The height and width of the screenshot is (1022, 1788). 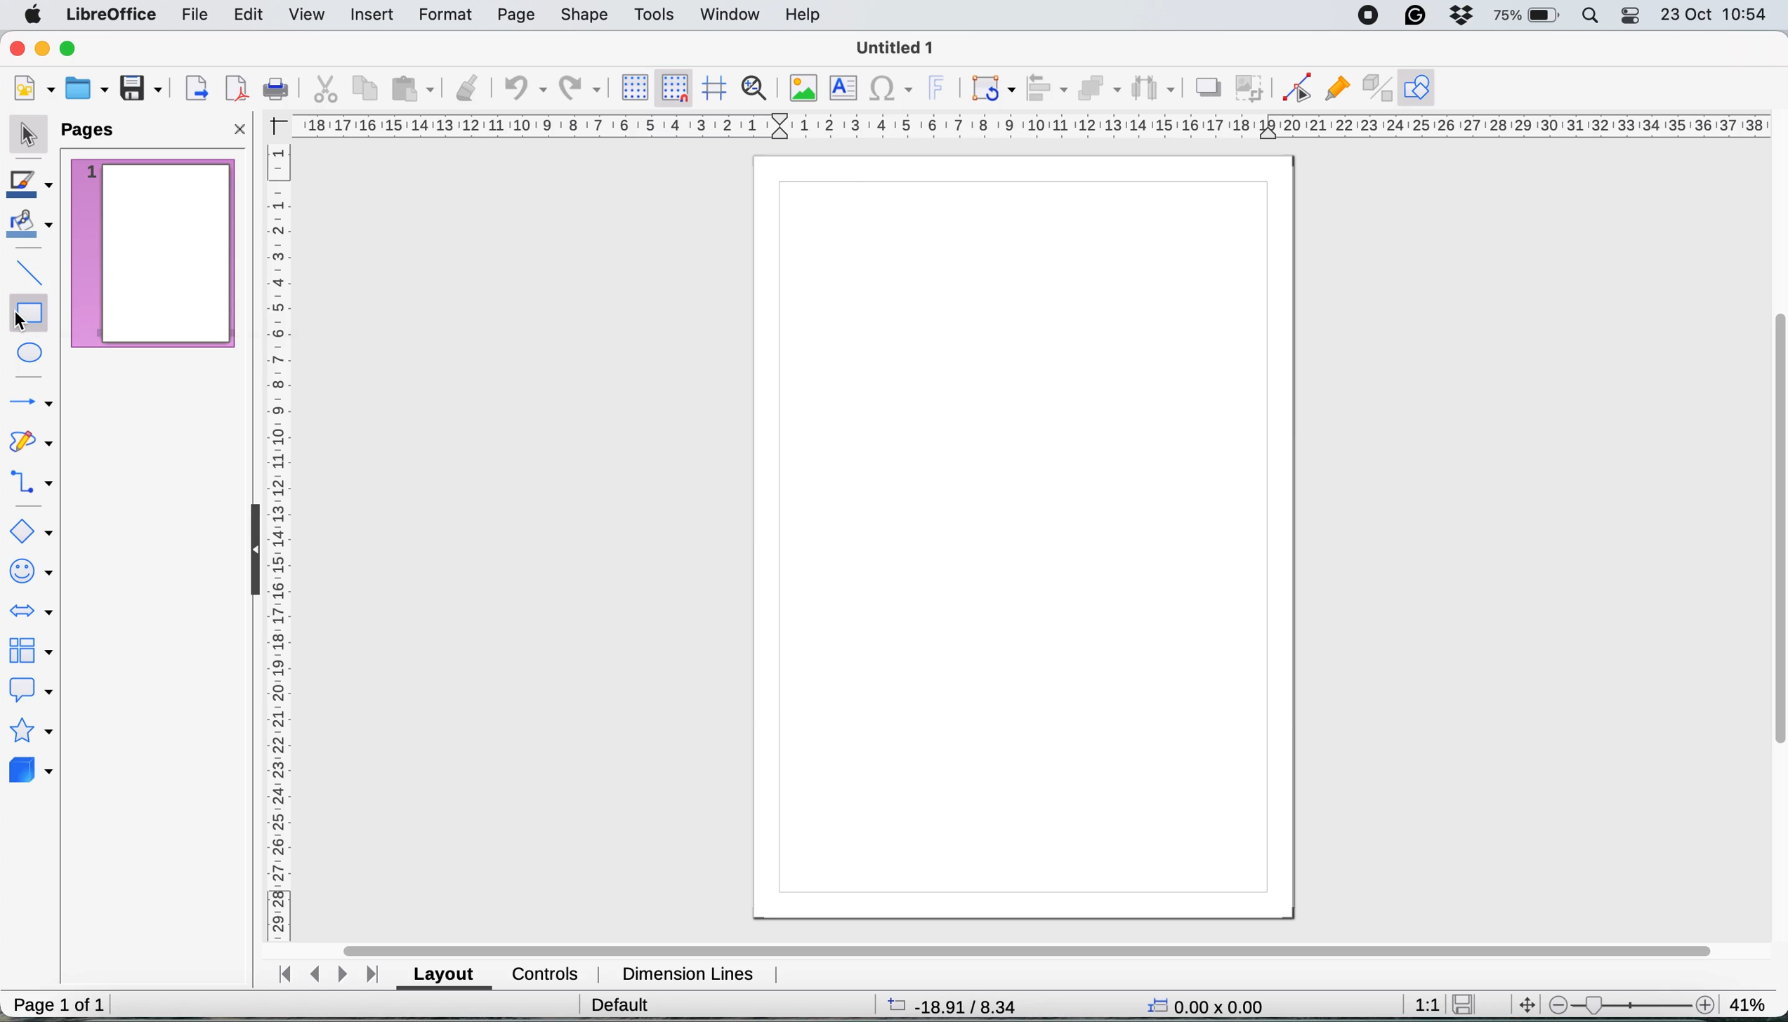 I want to click on arrange, so click(x=1103, y=89).